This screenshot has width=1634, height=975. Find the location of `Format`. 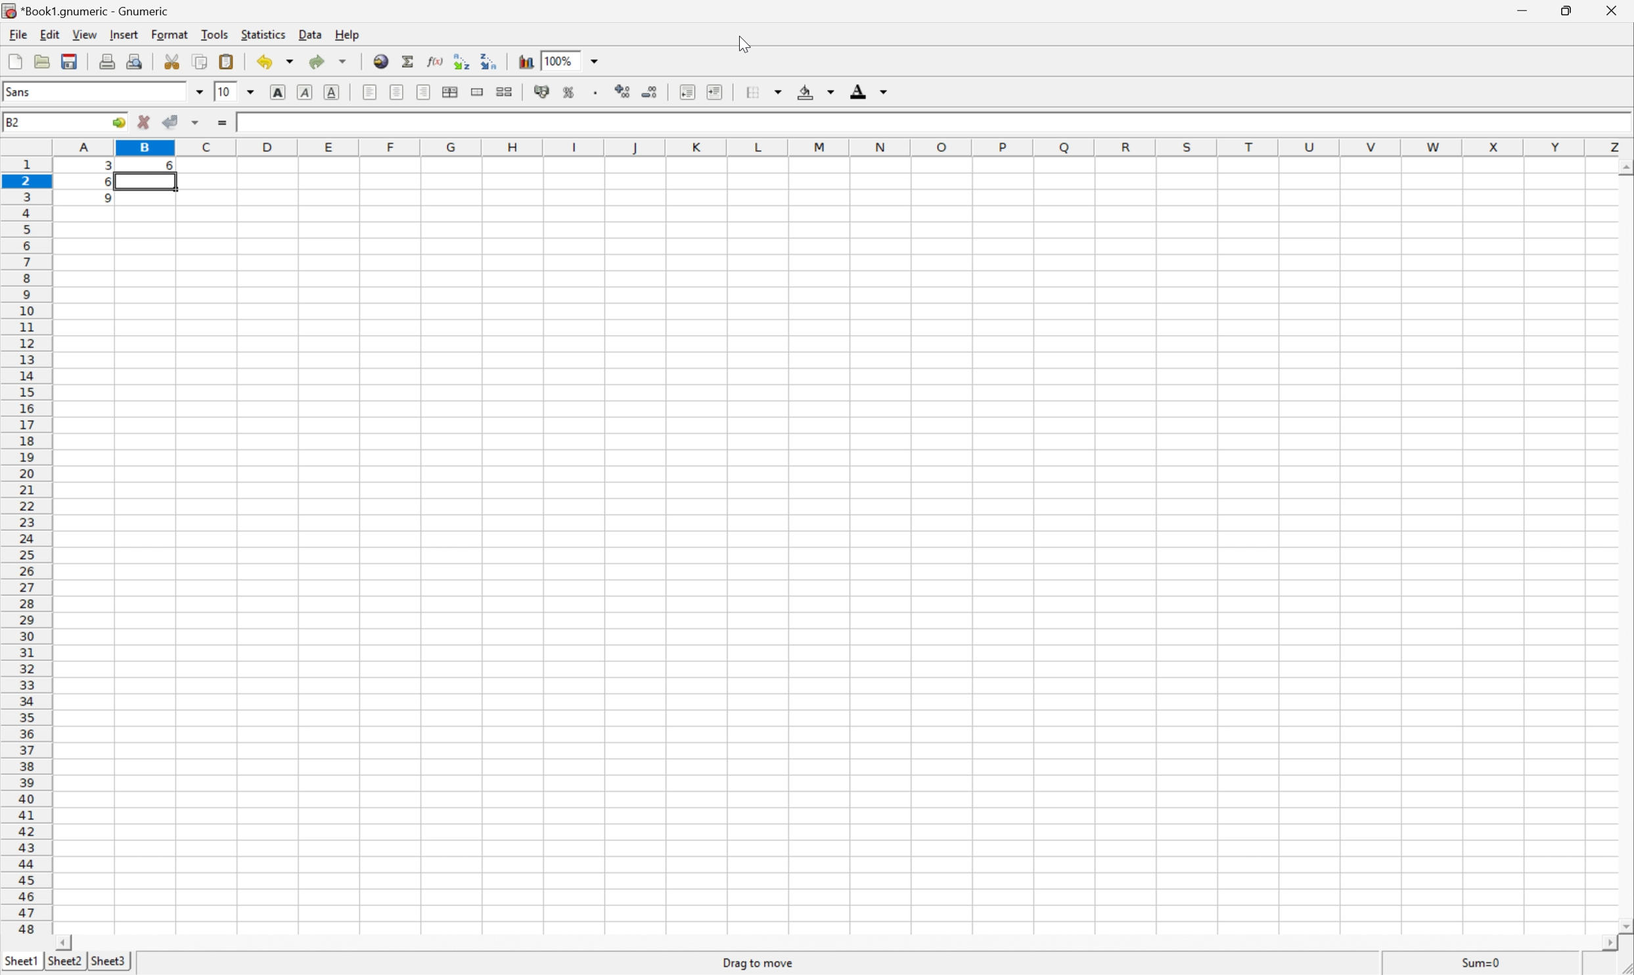

Format is located at coordinates (170, 34).